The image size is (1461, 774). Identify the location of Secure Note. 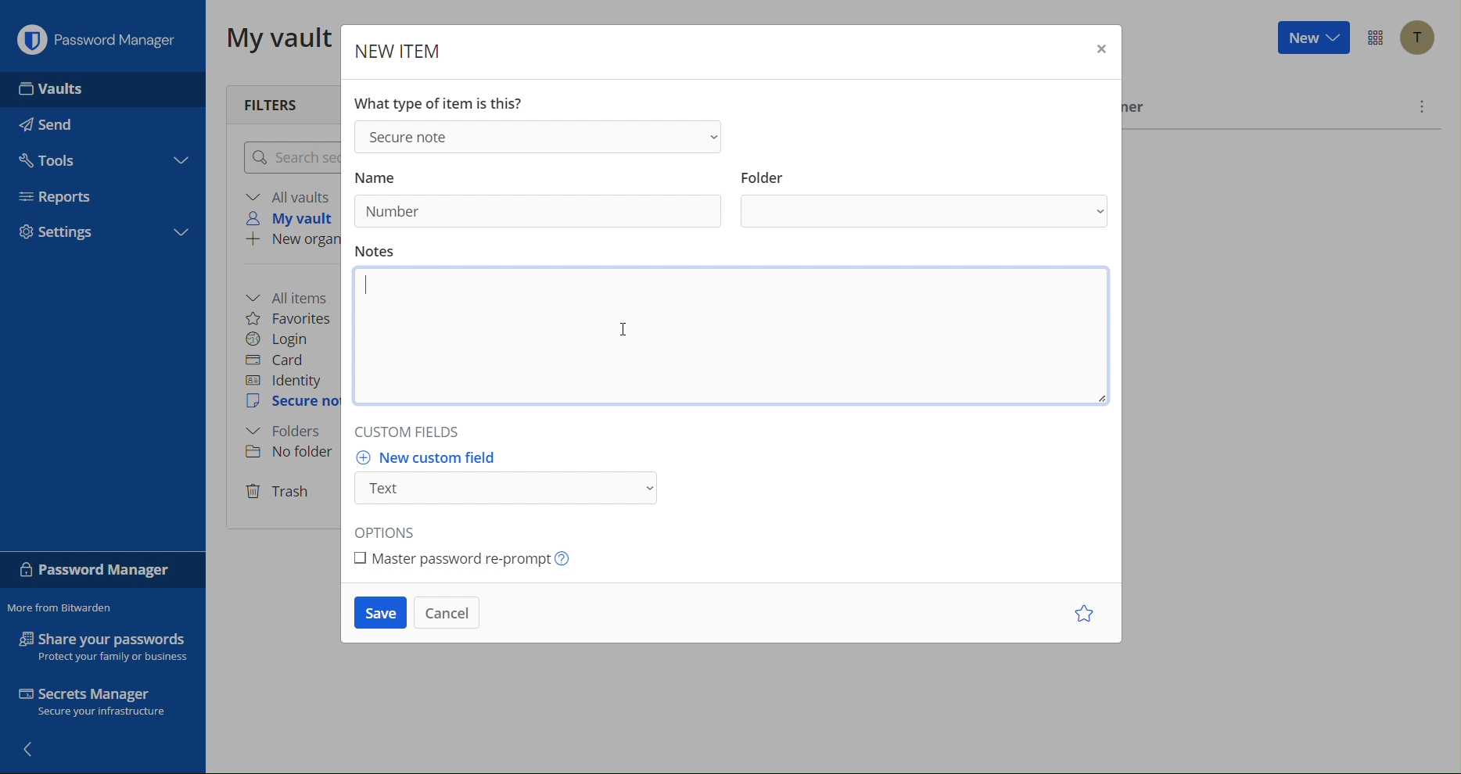
(541, 136).